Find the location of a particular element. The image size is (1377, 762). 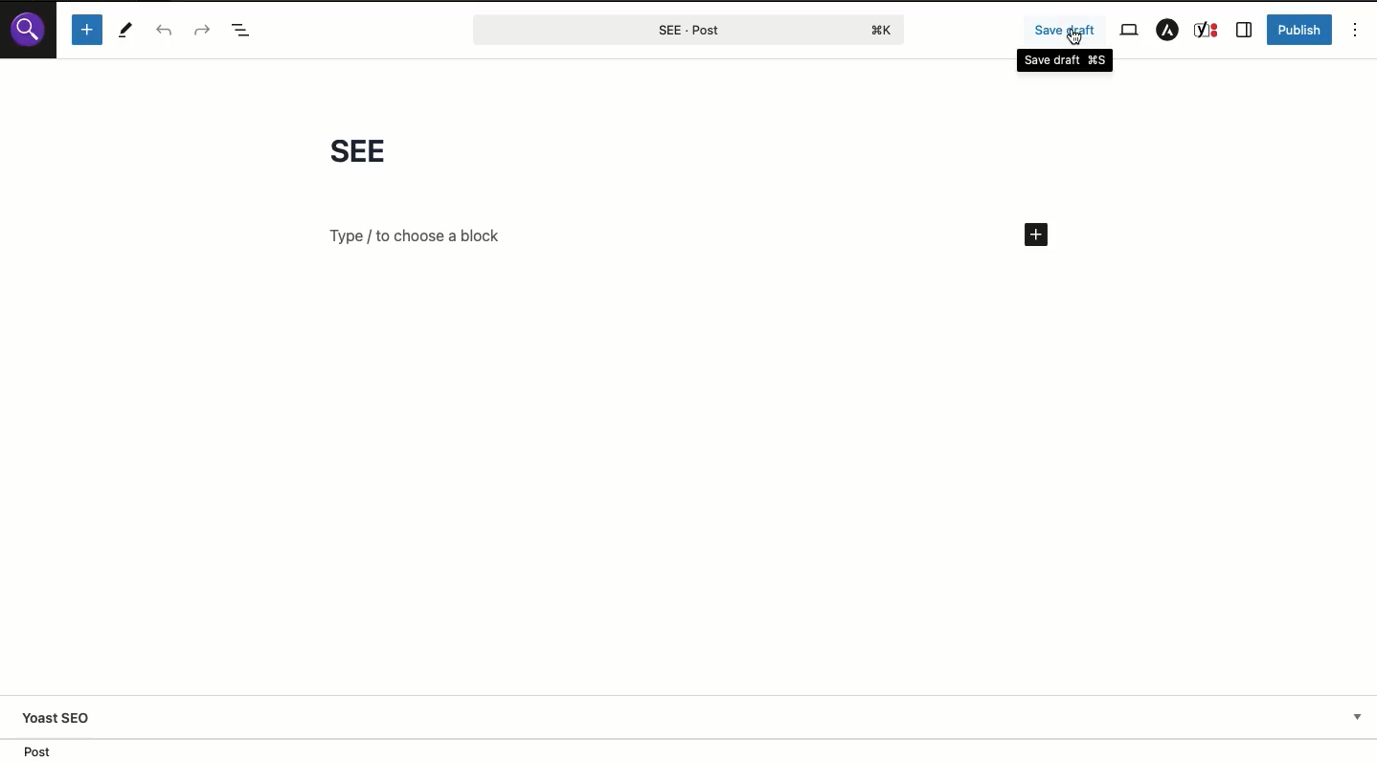

Yoast SEO is located at coordinates (693, 714).